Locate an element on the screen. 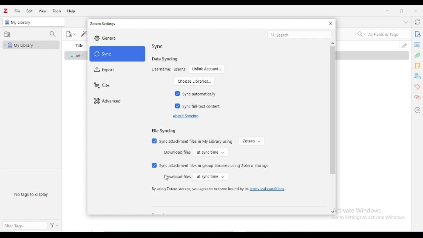 The height and width of the screenshot is (238, 423). data syncing is located at coordinates (165, 59).